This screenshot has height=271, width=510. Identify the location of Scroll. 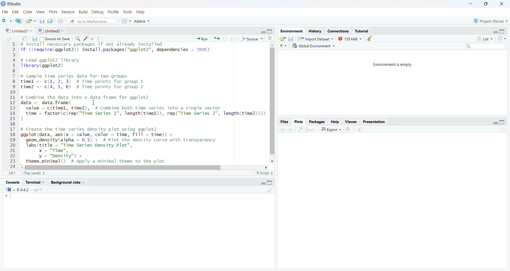
(271, 103).